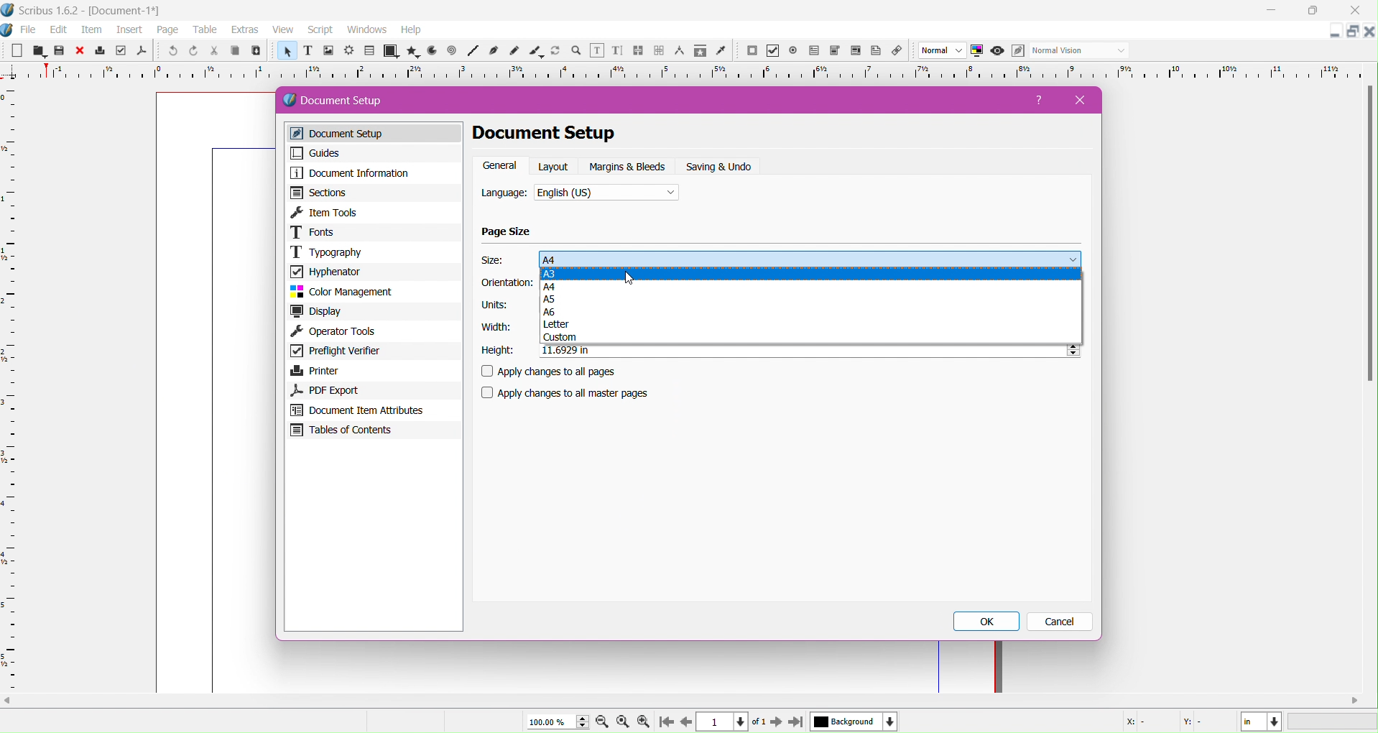 This screenshot has width=1378, height=733. What do you see at coordinates (900, 51) in the screenshot?
I see `link annotations` at bounding box center [900, 51].